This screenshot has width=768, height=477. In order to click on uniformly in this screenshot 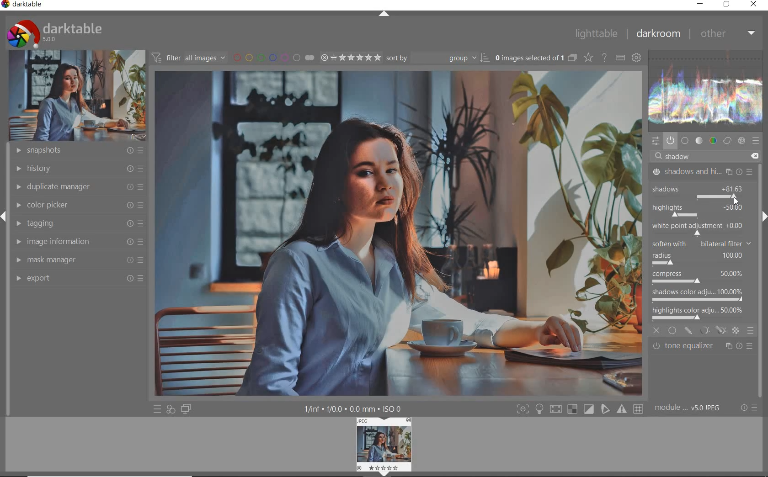, I will do `click(673, 330)`.